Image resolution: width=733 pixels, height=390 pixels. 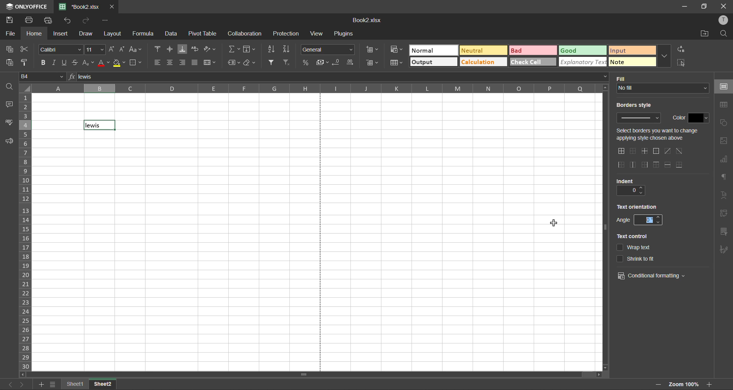 What do you see at coordinates (287, 63) in the screenshot?
I see `clear filter` at bounding box center [287, 63].